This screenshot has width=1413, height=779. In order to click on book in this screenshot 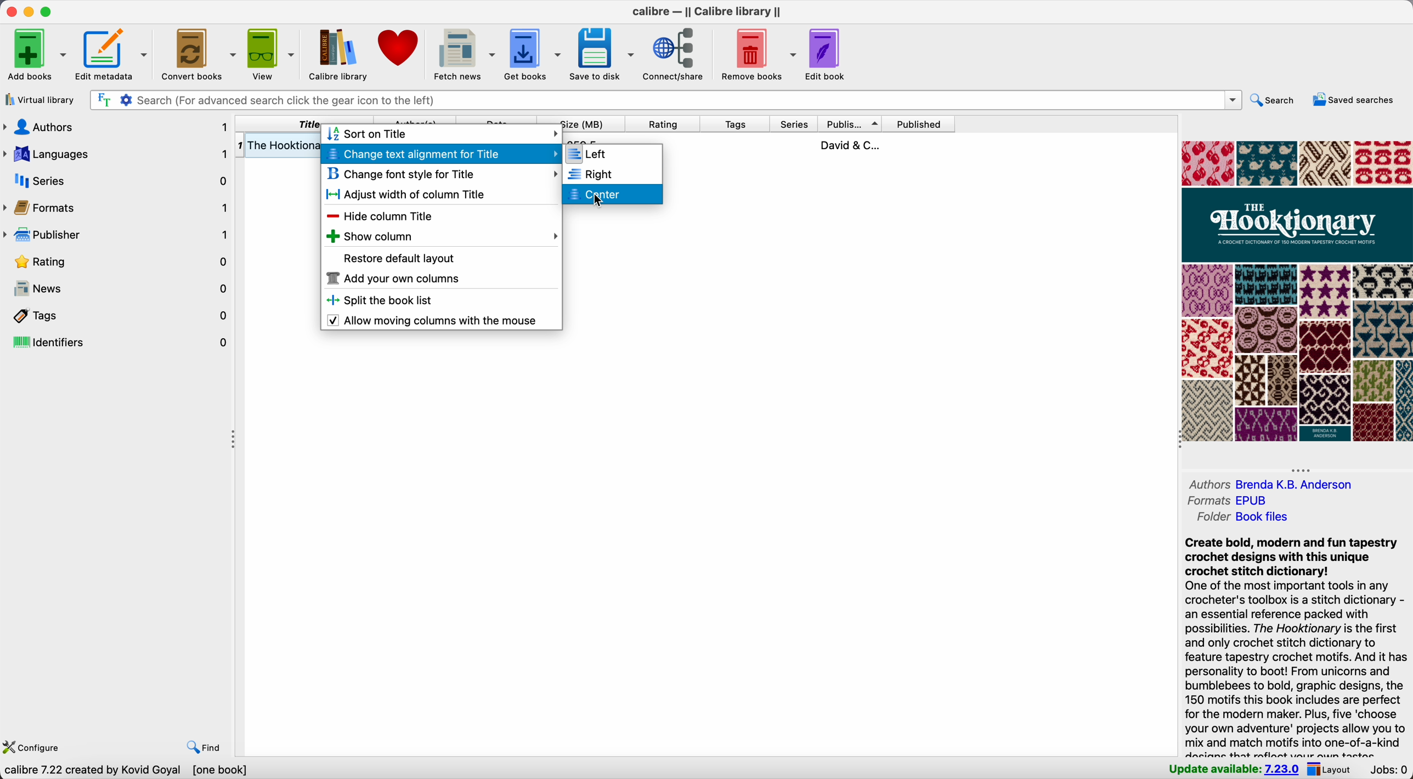, I will do `click(810, 145)`.